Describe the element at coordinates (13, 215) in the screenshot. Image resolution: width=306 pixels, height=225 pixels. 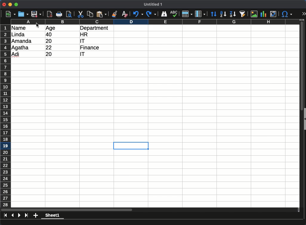
I see `previous sheet` at that location.